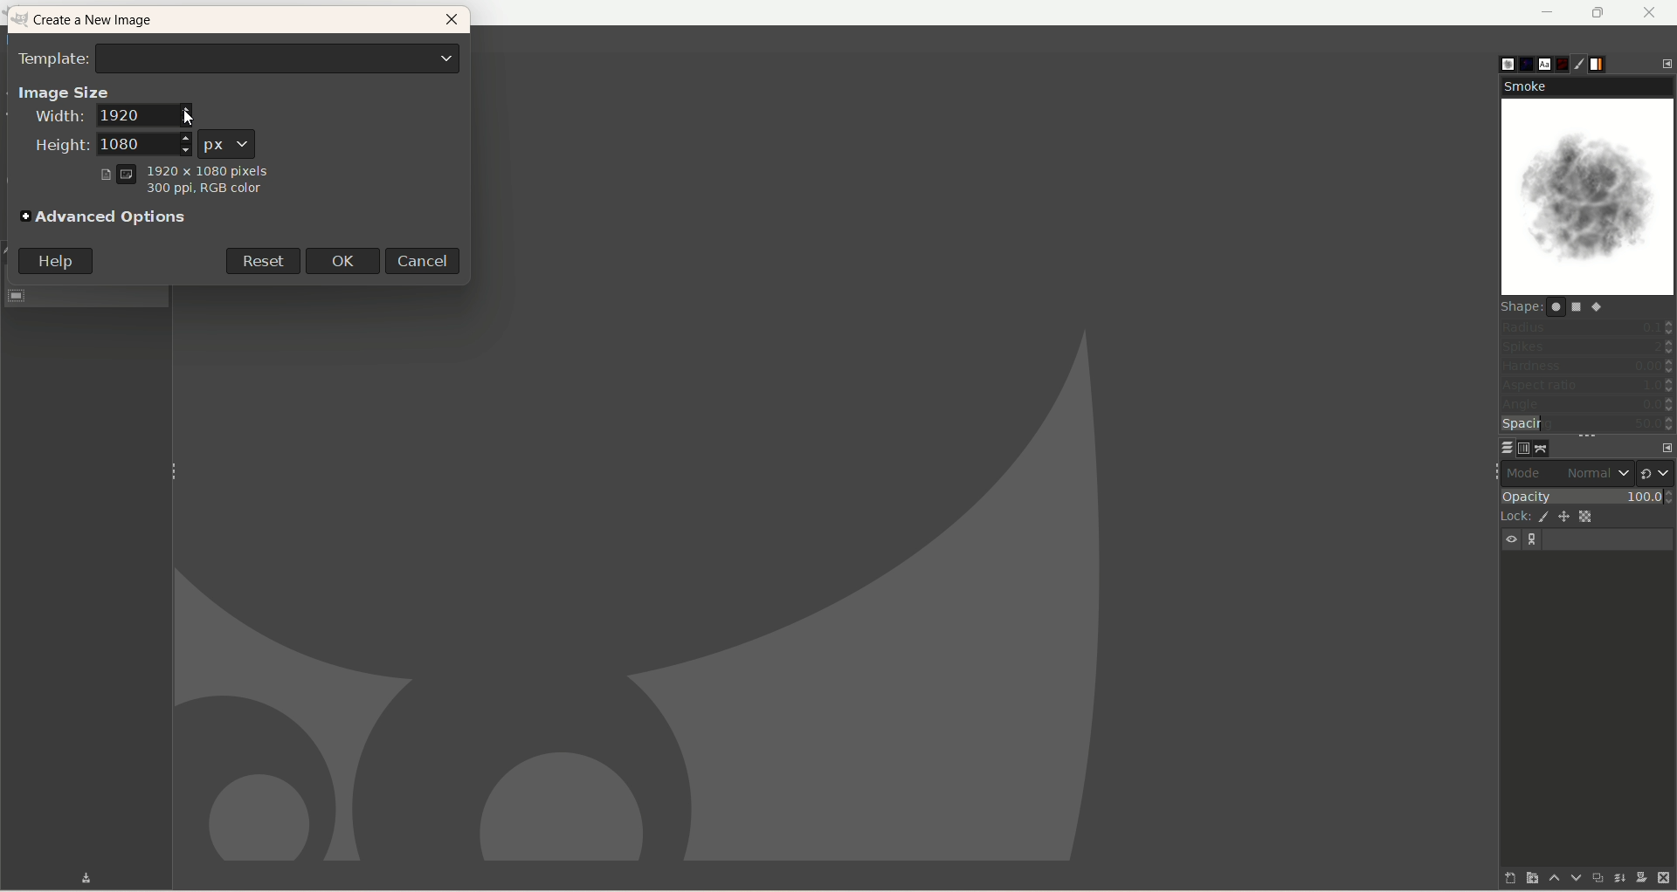  What do you see at coordinates (1588, 326) in the screenshot?
I see `radius` at bounding box center [1588, 326].